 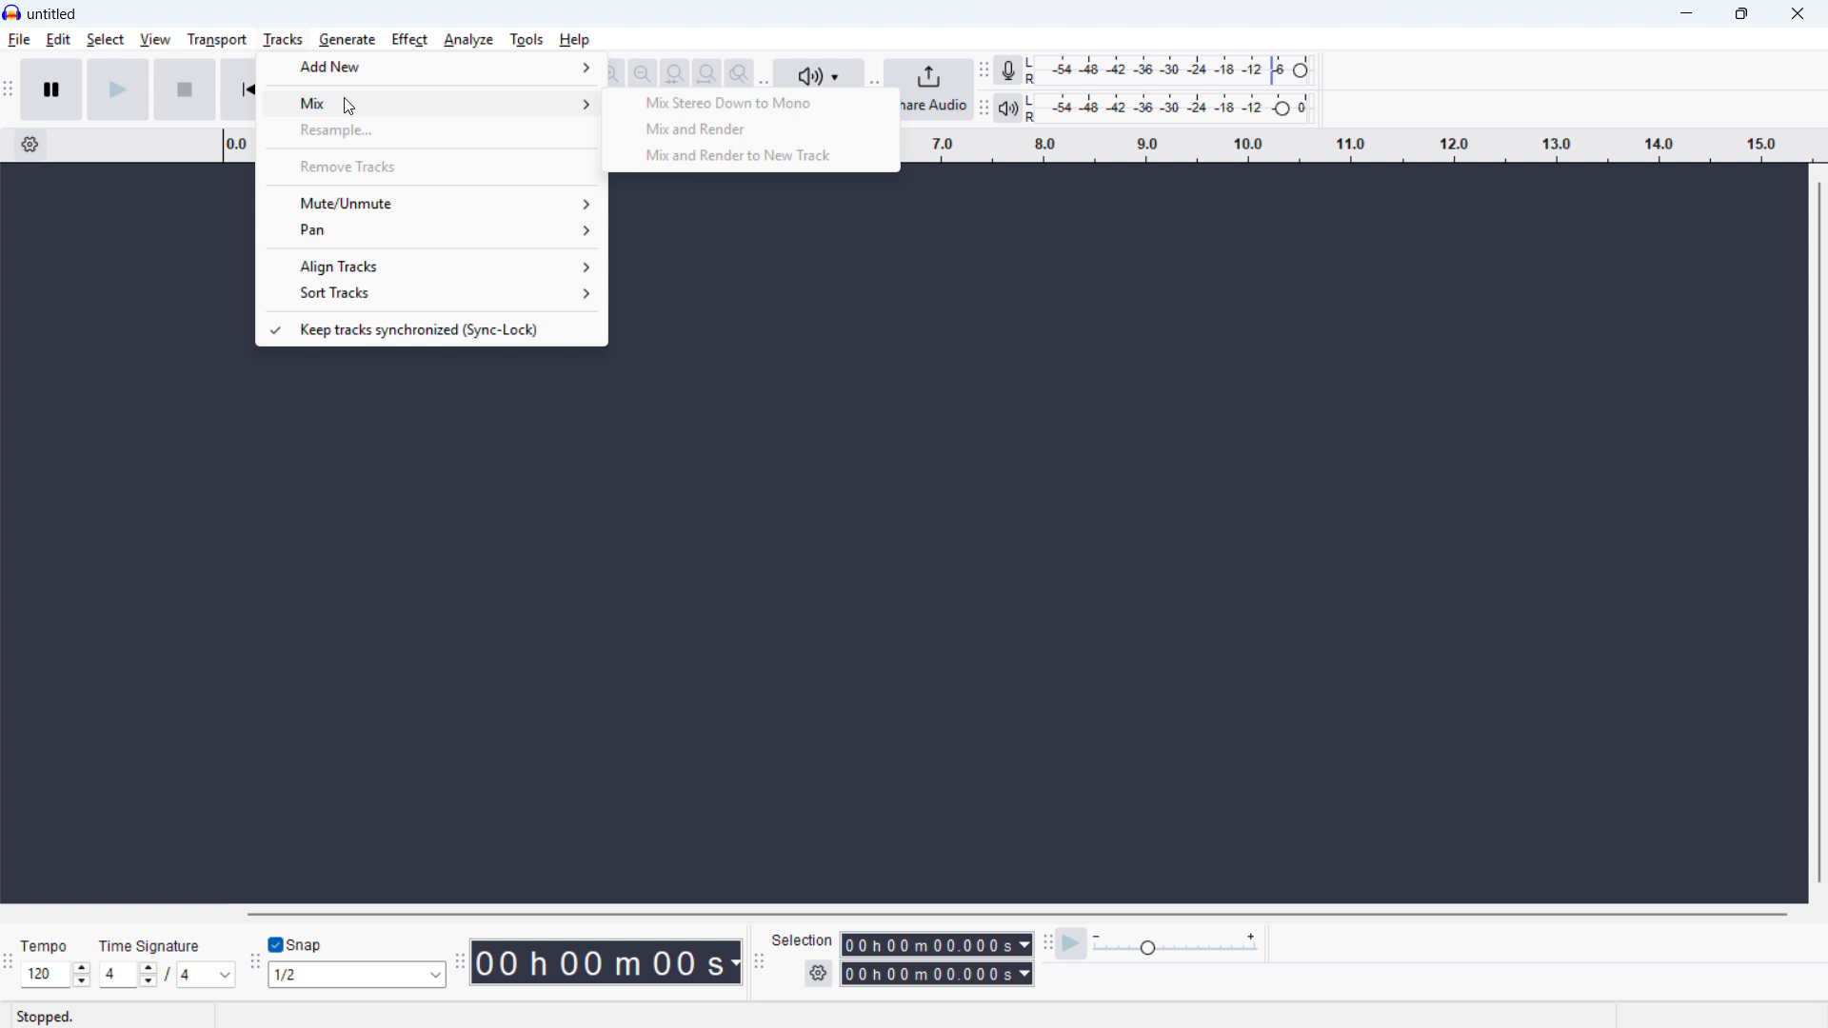 I want to click on Horizontal scroll bar , so click(x=1017, y=914).